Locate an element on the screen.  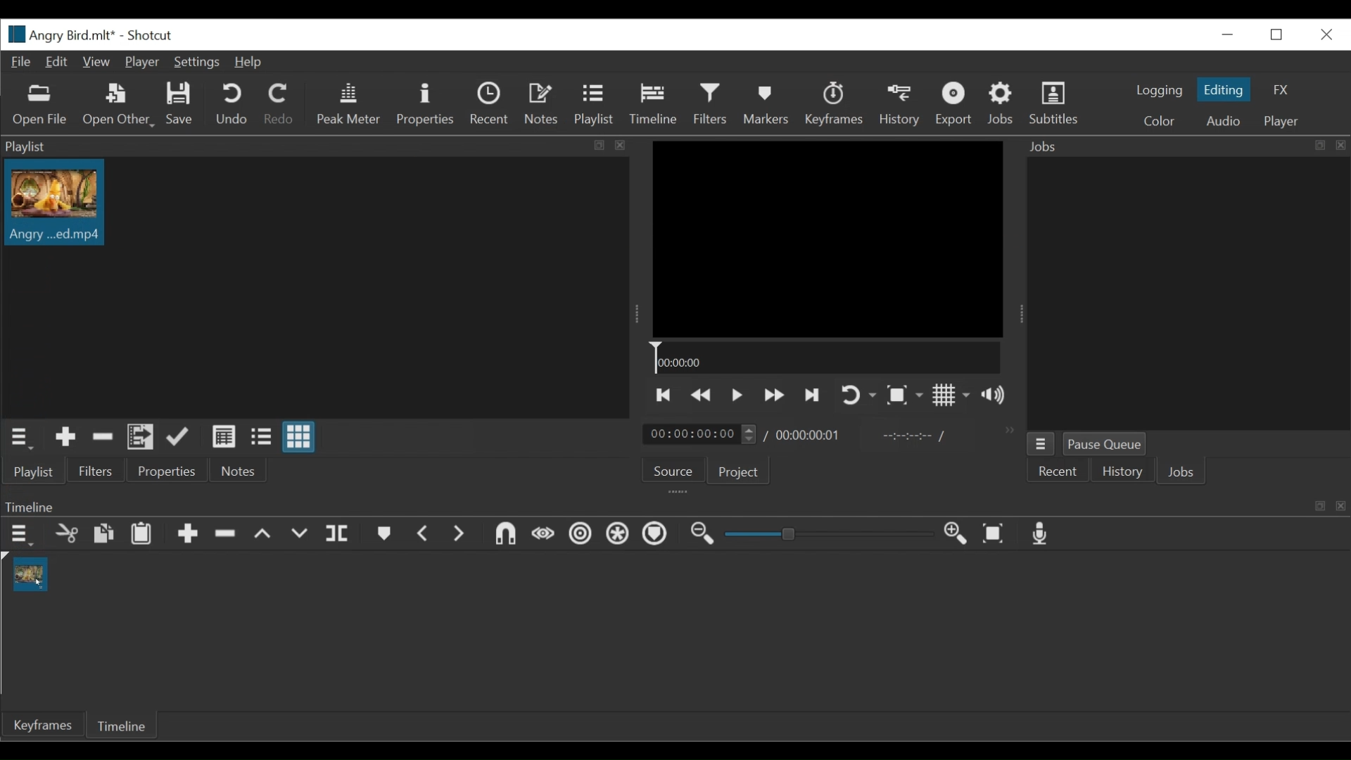
Snap is located at coordinates (616, 535).